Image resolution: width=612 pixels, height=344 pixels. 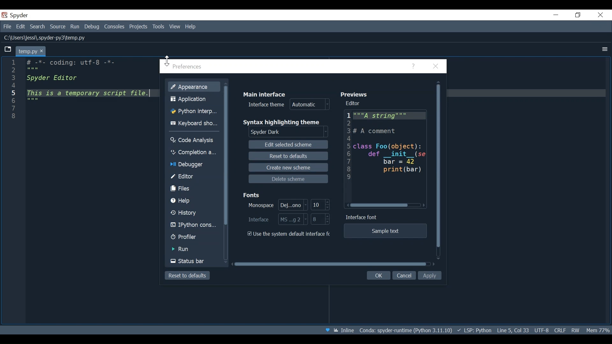 What do you see at coordinates (579, 15) in the screenshot?
I see `Restore` at bounding box center [579, 15].